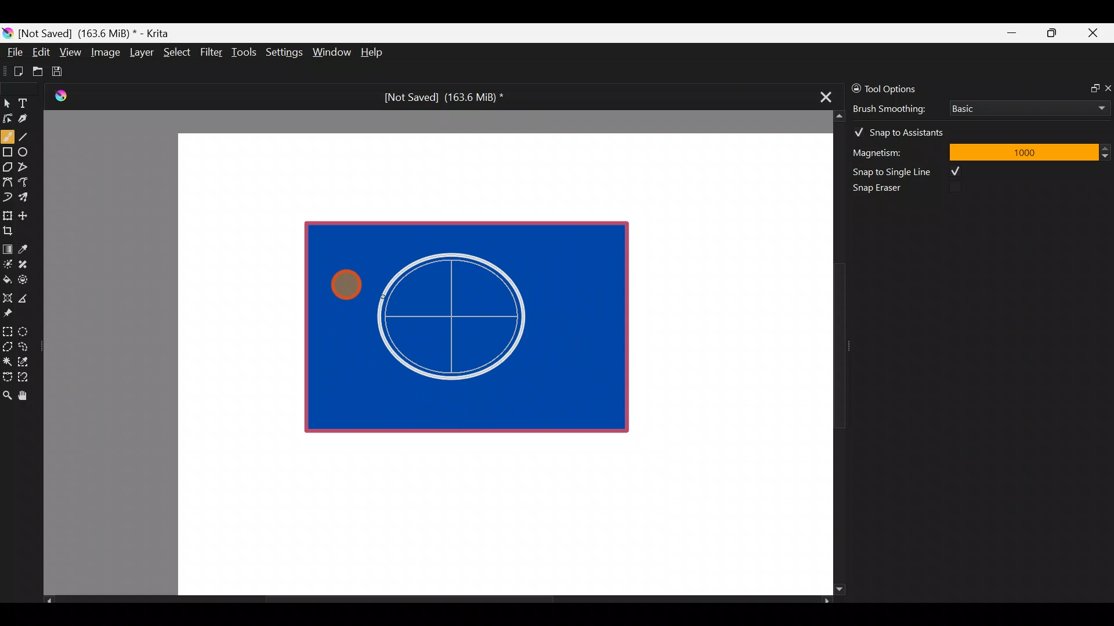 The width and height of the screenshot is (1114, 626). Describe the element at coordinates (25, 361) in the screenshot. I see `Similar color selection tool` at that location.